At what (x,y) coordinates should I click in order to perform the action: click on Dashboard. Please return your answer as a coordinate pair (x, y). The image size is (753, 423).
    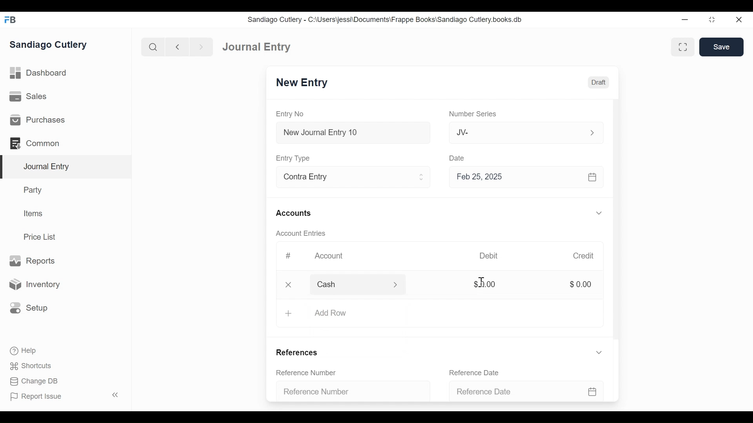
    Looking at the image, I should click on (41, 74).